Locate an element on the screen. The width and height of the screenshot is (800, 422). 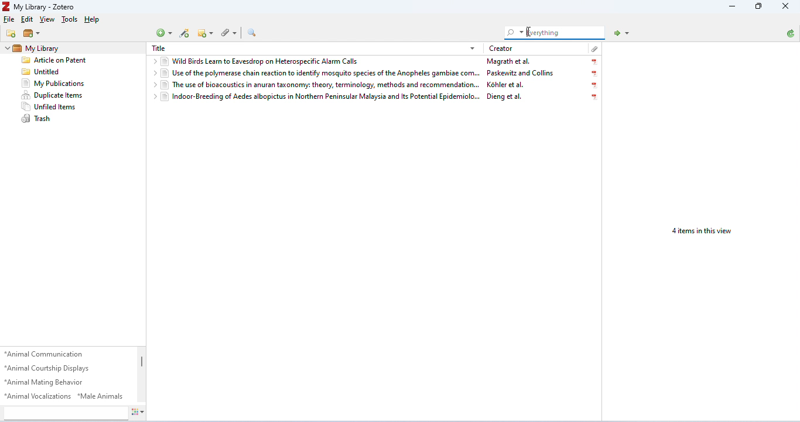
New Collection... is located at coordinates (12, 34).